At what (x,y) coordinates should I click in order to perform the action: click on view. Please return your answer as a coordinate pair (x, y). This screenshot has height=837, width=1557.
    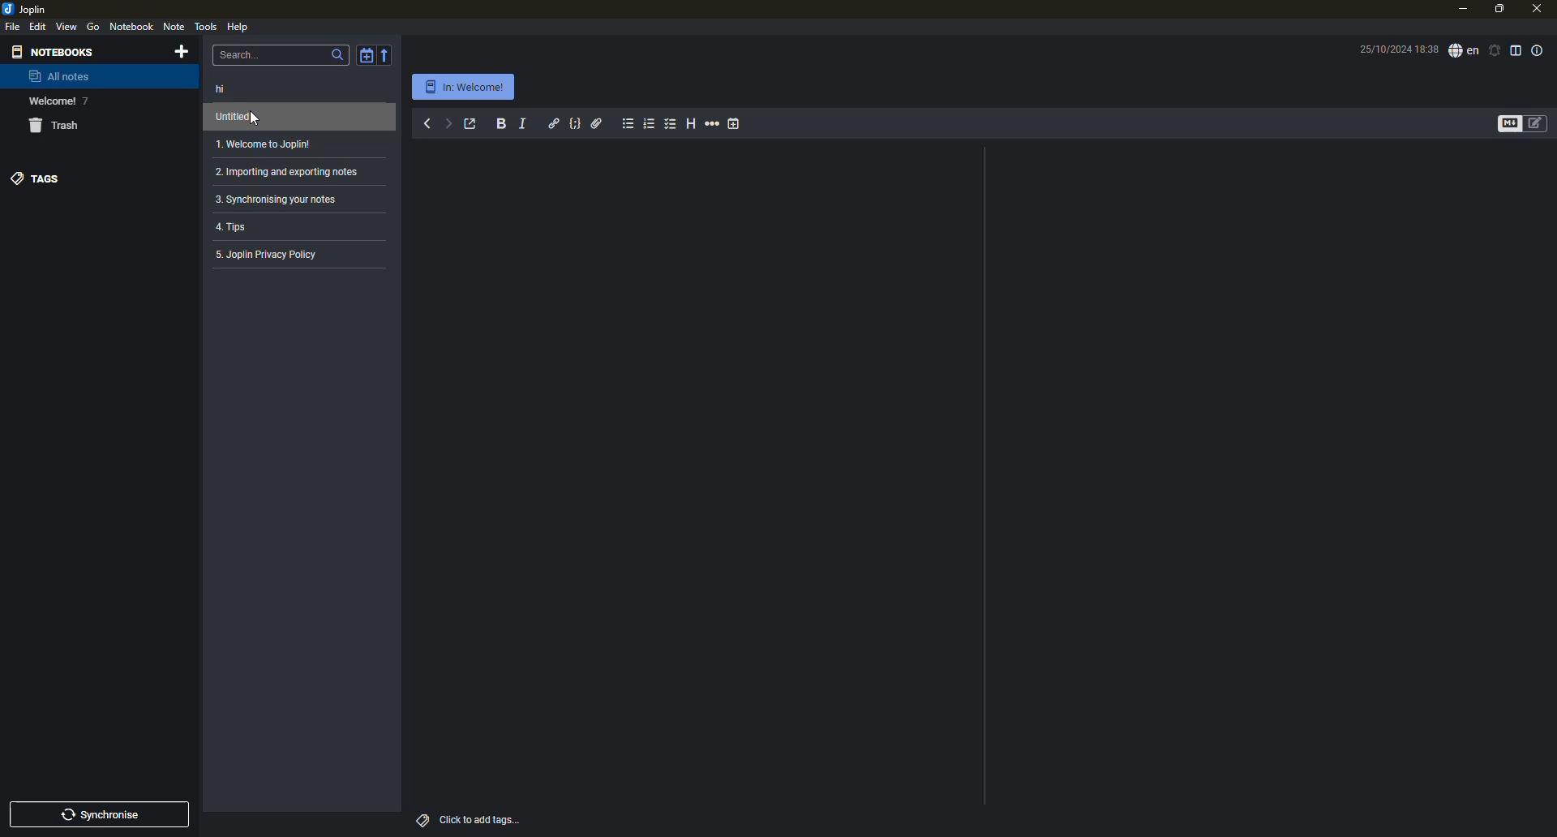
    Looking at the image, I should click on (67, 27).